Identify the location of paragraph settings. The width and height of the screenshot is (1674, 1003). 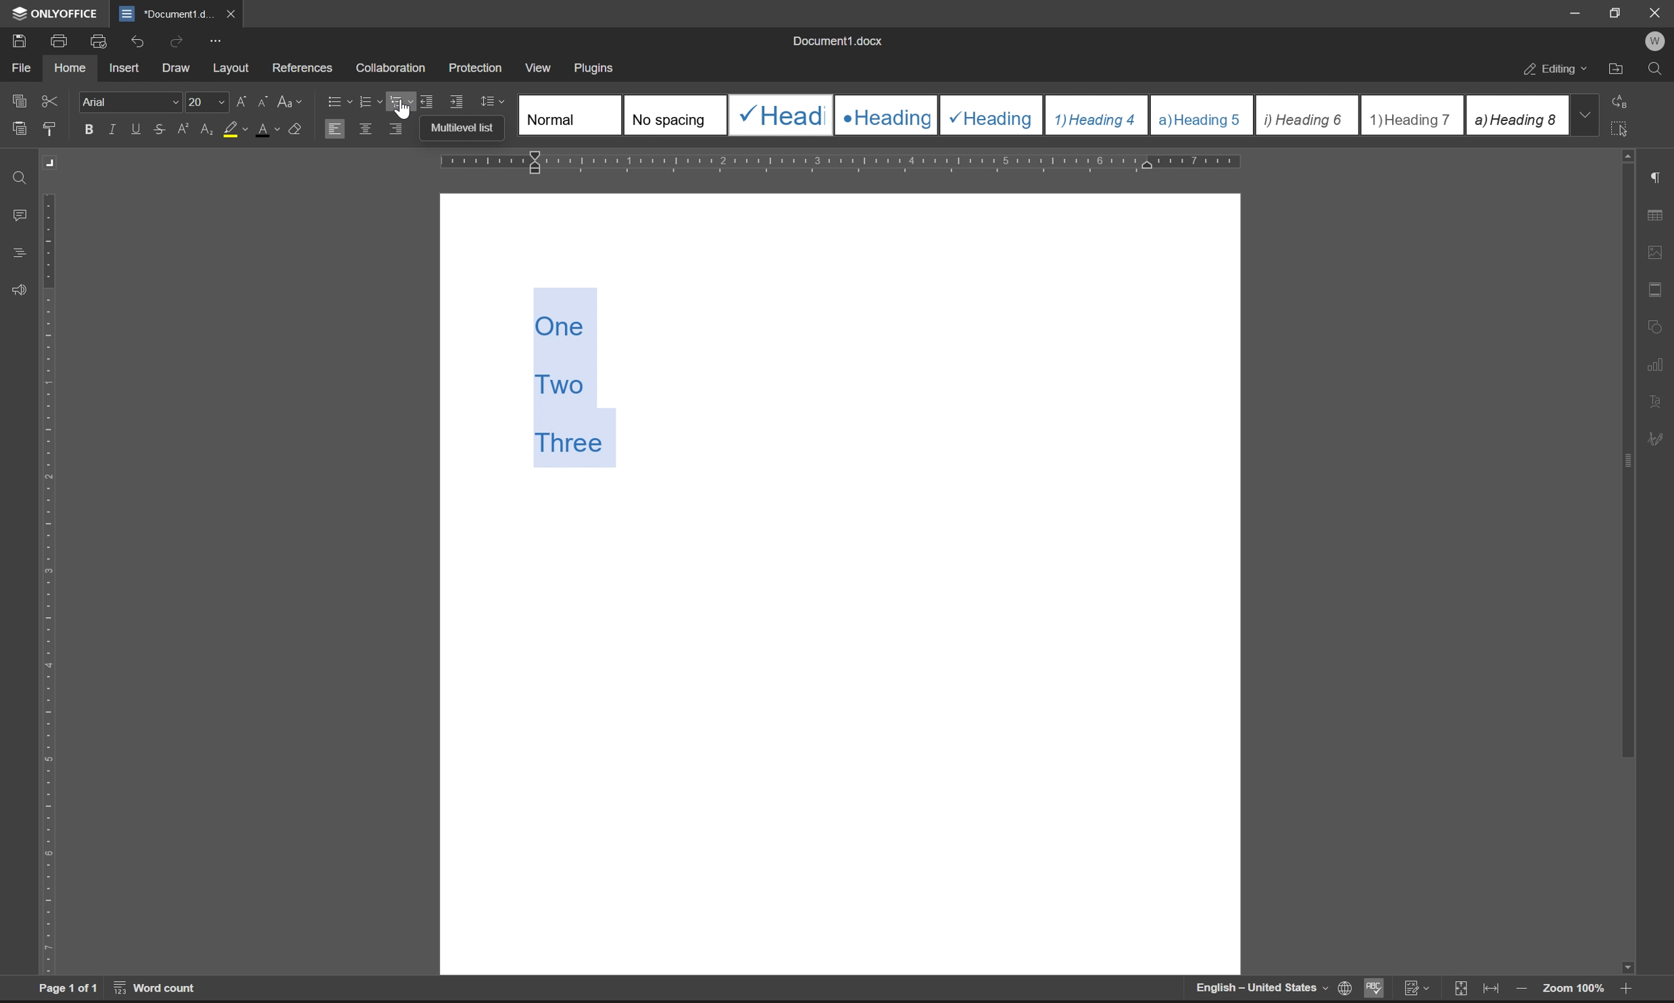
(1655, 178).